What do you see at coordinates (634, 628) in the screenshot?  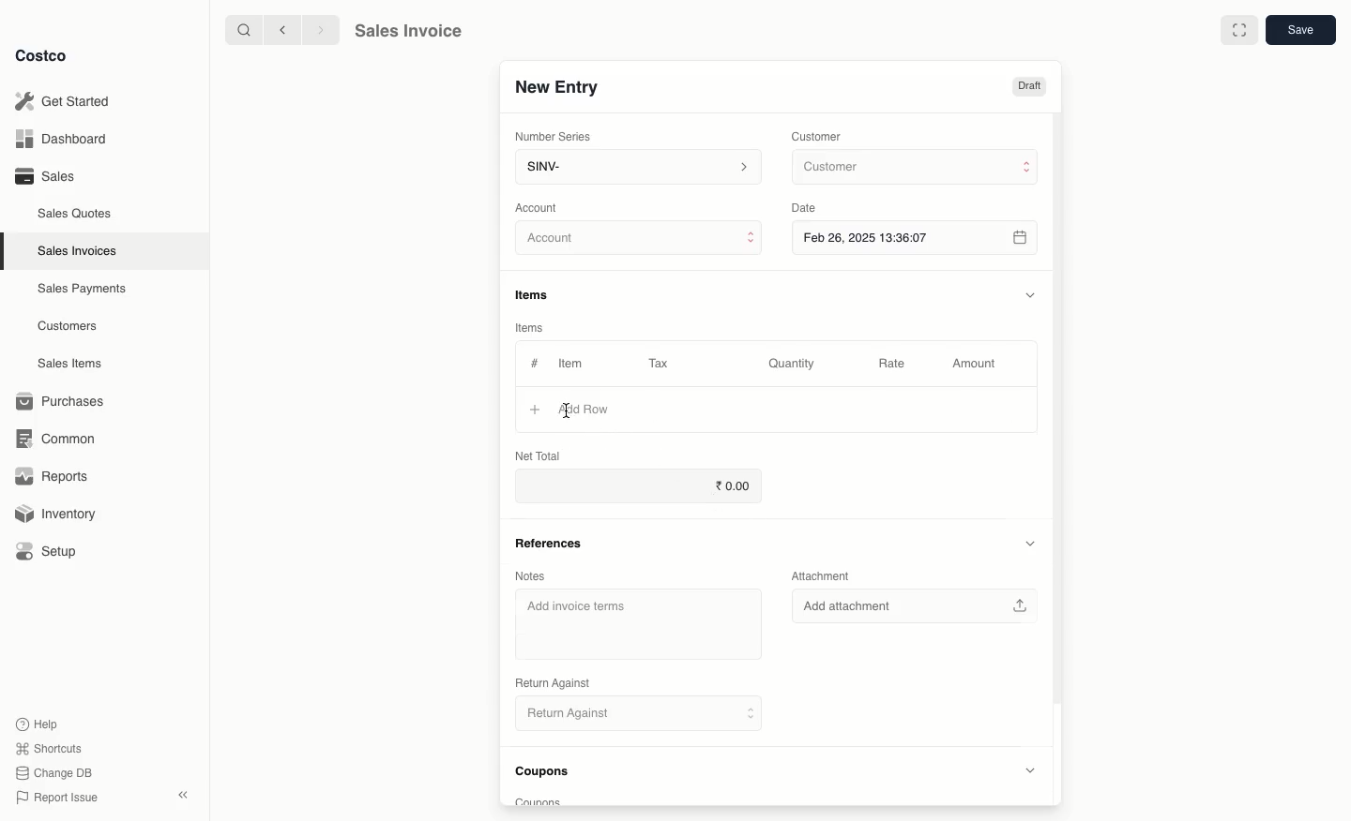 I see `‘Add invoice terms` at bounding box center [634, 628].